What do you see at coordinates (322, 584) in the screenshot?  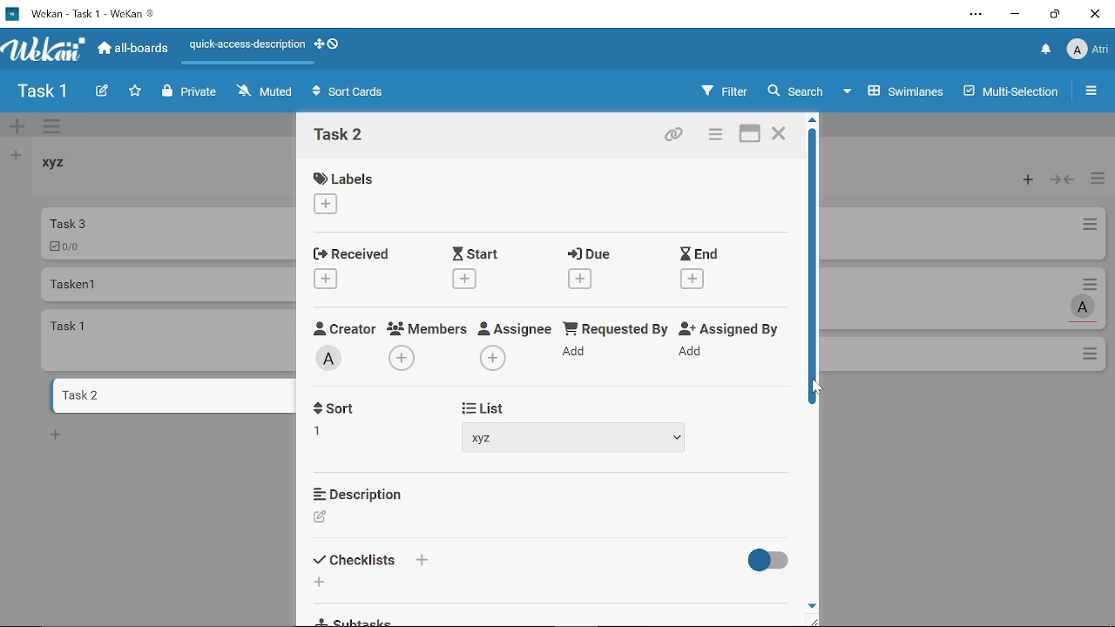 I see `Add checklist item` at bounding box center [322, 584].